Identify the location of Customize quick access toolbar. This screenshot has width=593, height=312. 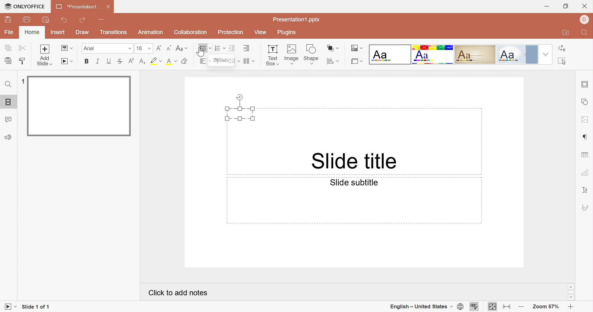
(103, 19).